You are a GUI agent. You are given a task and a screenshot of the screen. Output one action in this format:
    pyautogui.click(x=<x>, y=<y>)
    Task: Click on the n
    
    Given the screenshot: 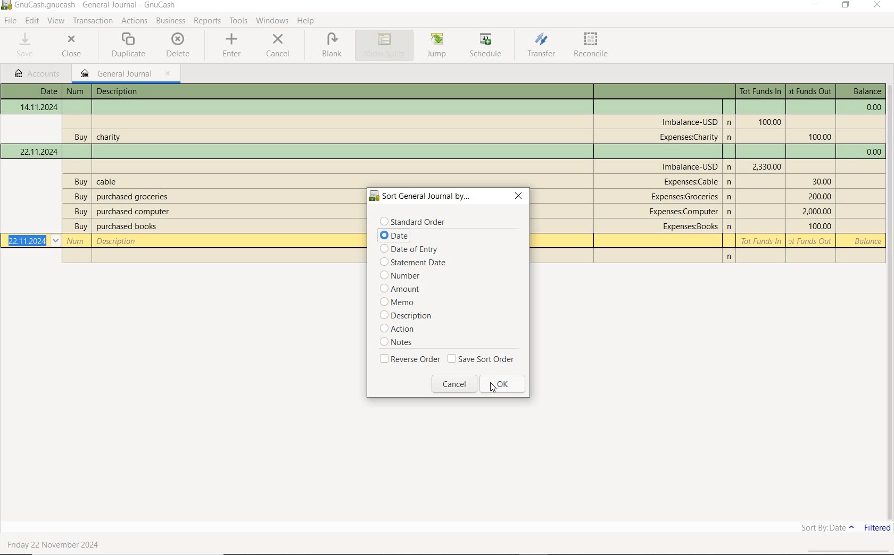 What is the action you would take?
    pyautogui.click(x=731, y=211)
    